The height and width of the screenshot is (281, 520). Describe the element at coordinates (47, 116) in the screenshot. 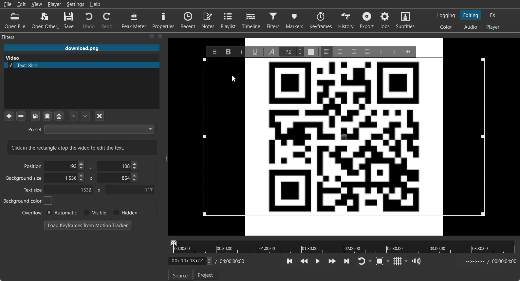

I see `Paste Filters` at that location.